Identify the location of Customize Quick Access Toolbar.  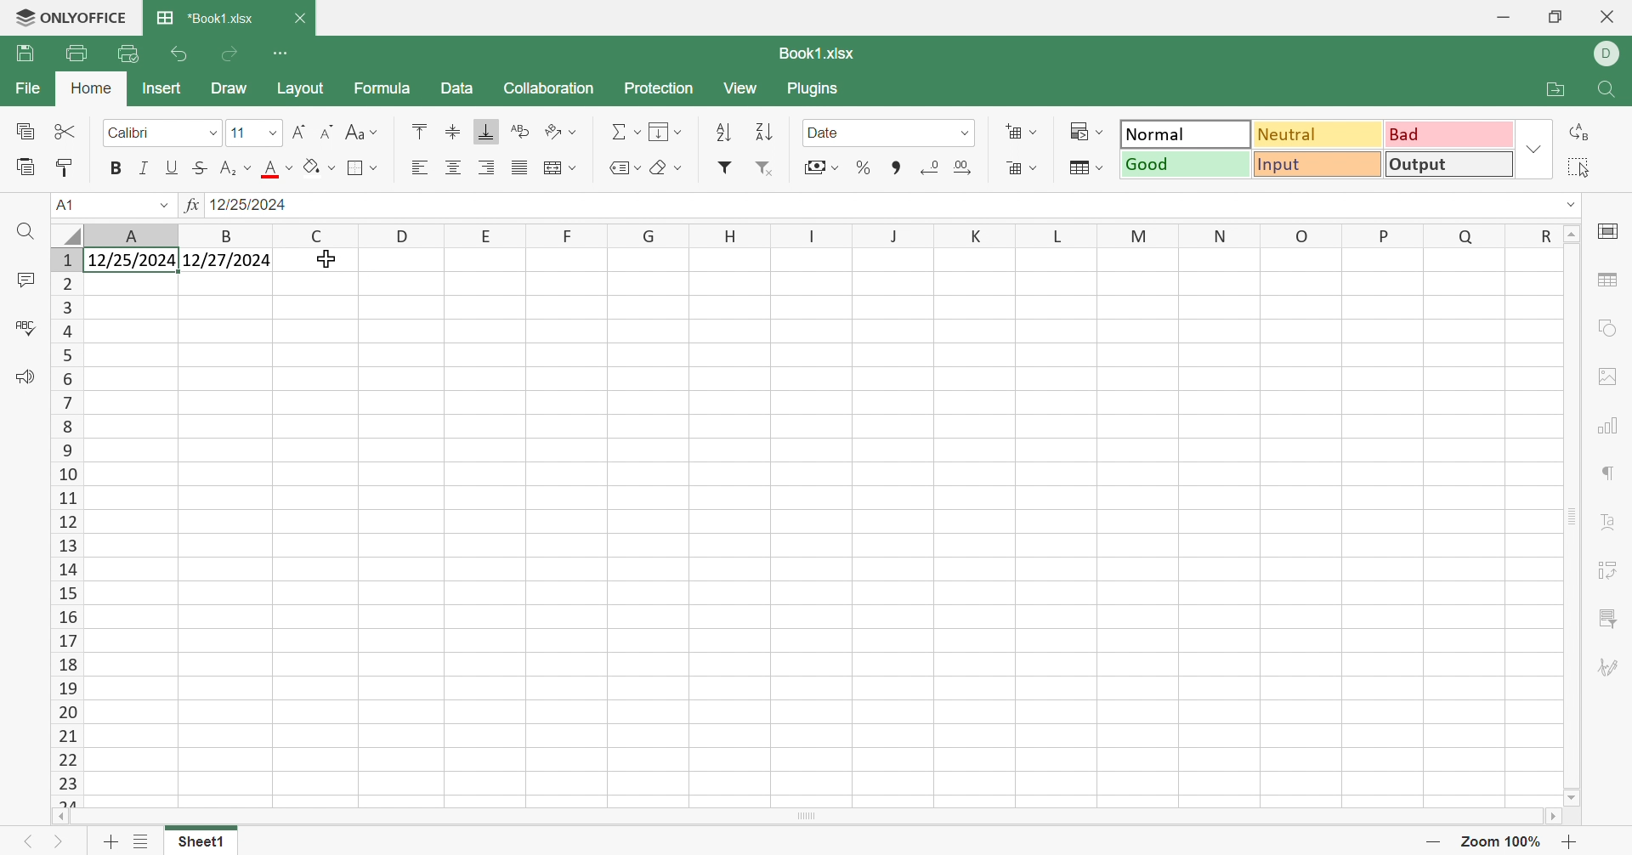
(282, 53).